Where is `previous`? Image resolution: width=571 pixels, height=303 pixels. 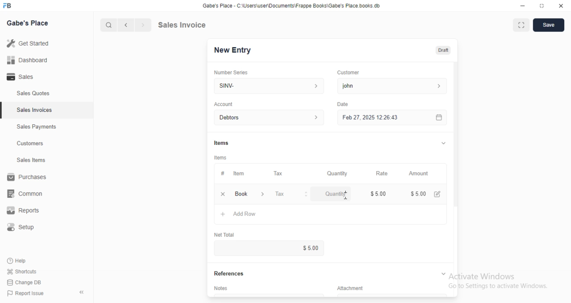
previous is located at coordinates (127, 24).